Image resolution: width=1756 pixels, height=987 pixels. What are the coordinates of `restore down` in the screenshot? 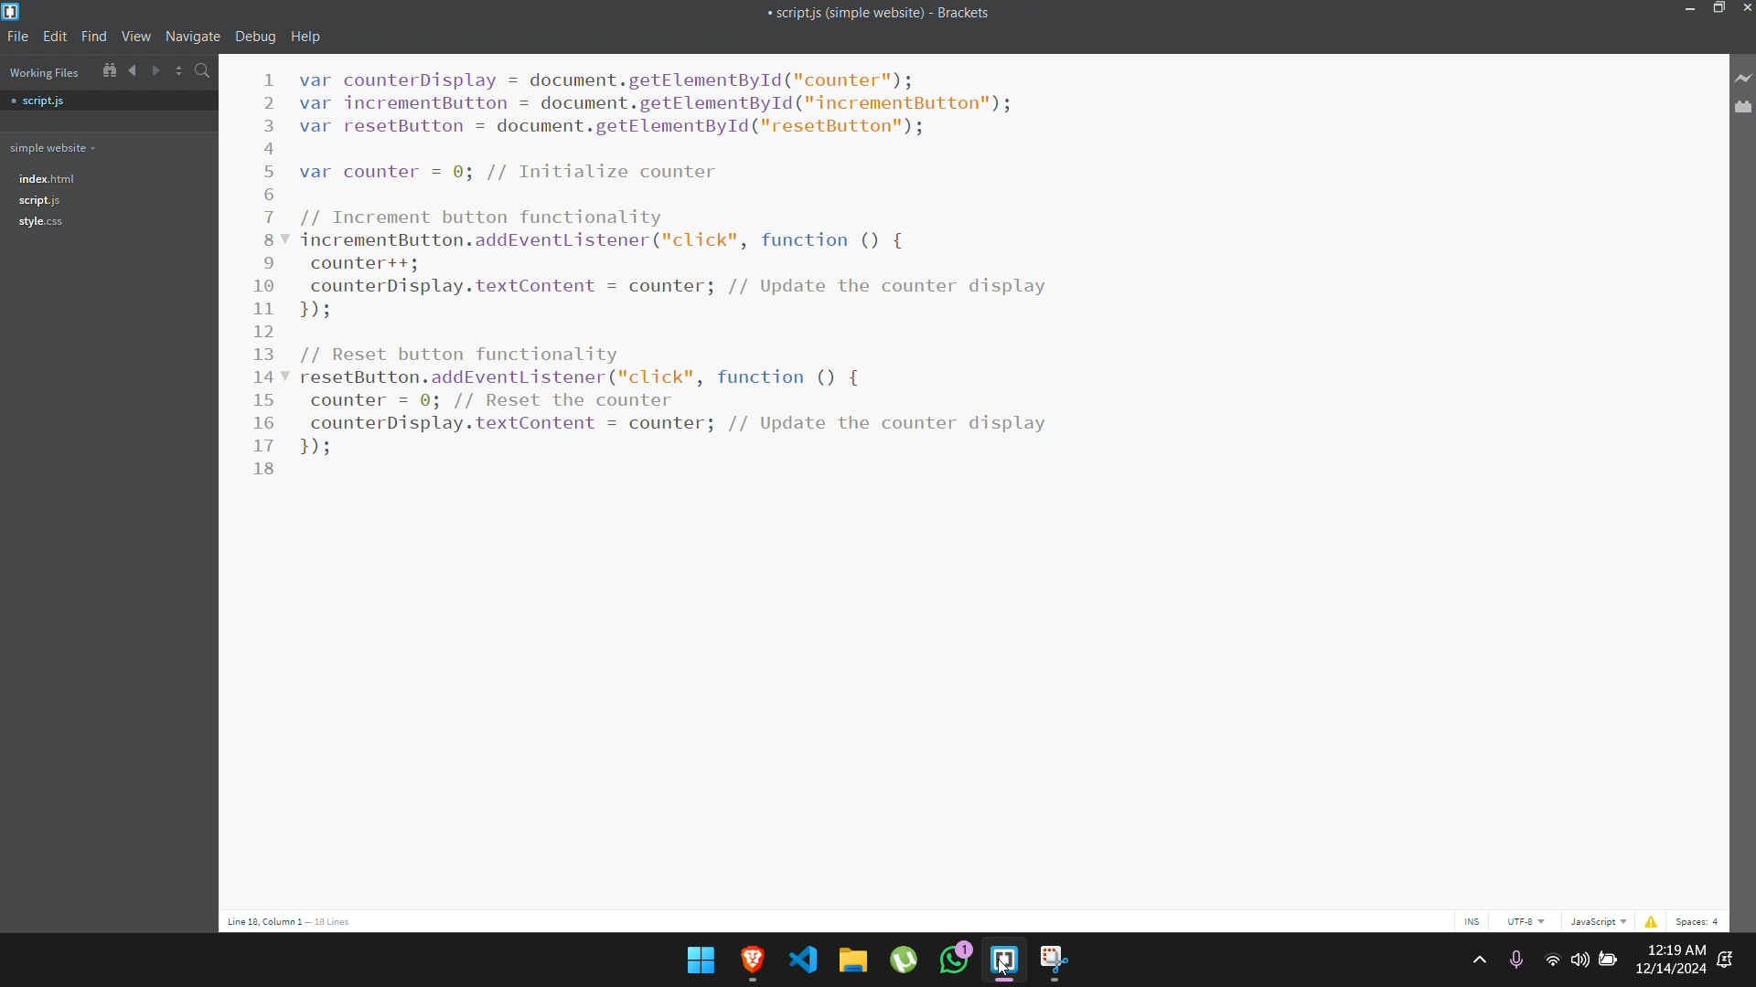 It's located at (1718, 7).